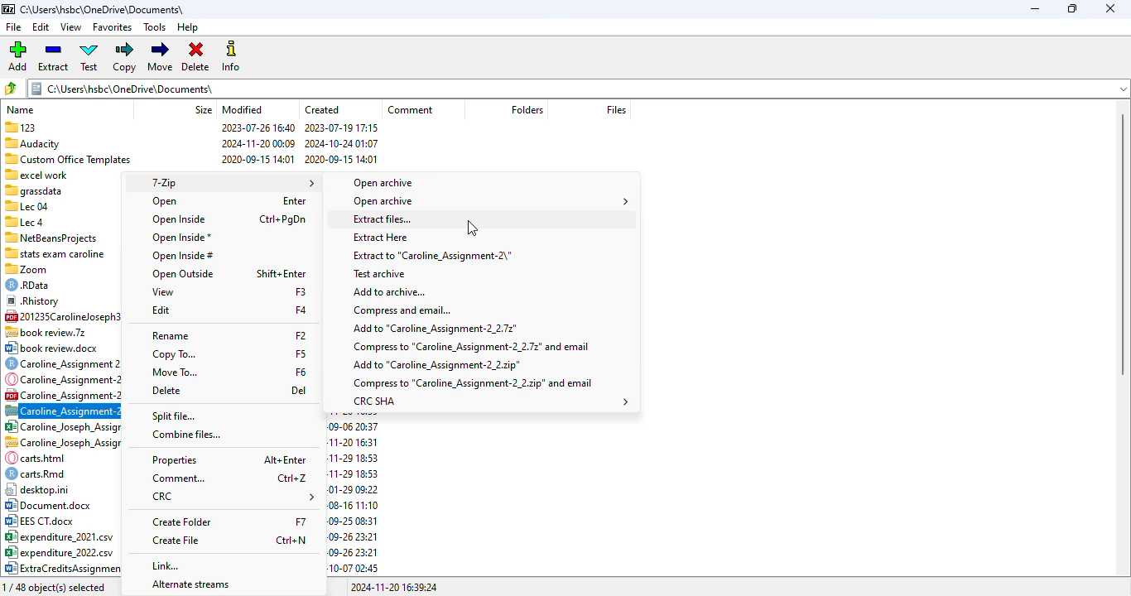 Image resolution: width=1131 pixels, height=596 pixels. What do you see at coordinates (60, 552) in the screenshot?
I see `expenditure 2022.csv 504 2023-10-06 15:41 2023-09-26 23:21` at bounding box center [60, 552].